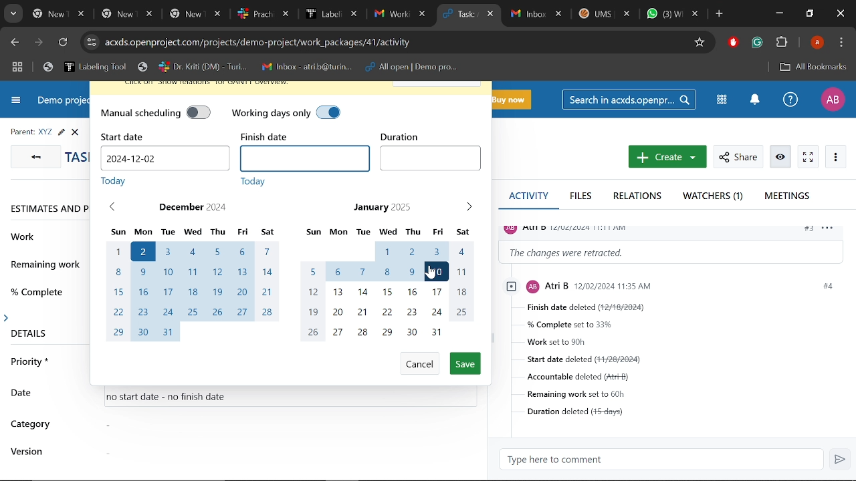 This screenshot has height=481, width=856. I want to click on today, so click(118, 181).